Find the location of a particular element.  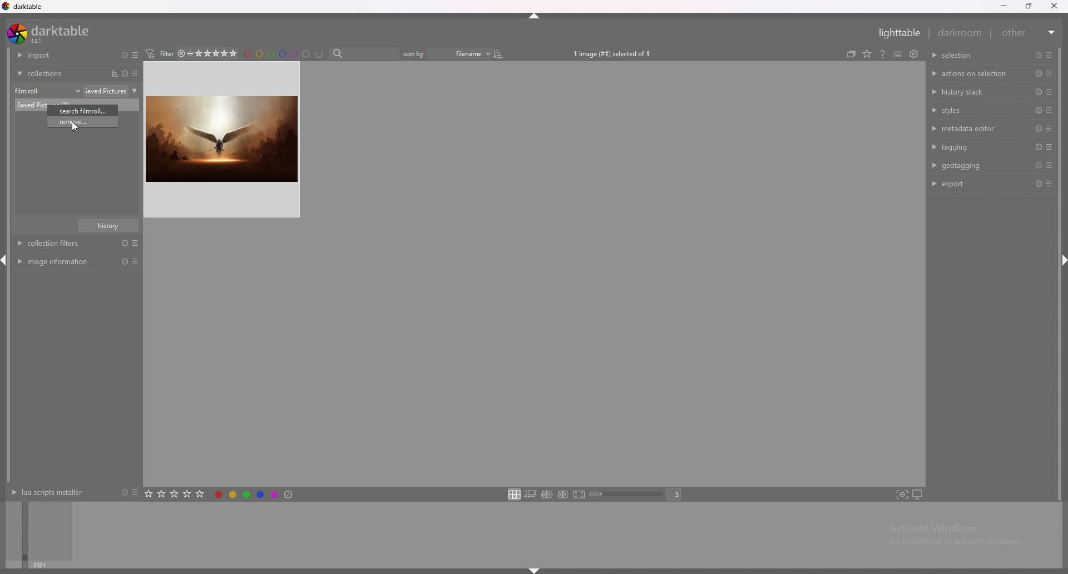

reset is located at coordinates (1039, 55).